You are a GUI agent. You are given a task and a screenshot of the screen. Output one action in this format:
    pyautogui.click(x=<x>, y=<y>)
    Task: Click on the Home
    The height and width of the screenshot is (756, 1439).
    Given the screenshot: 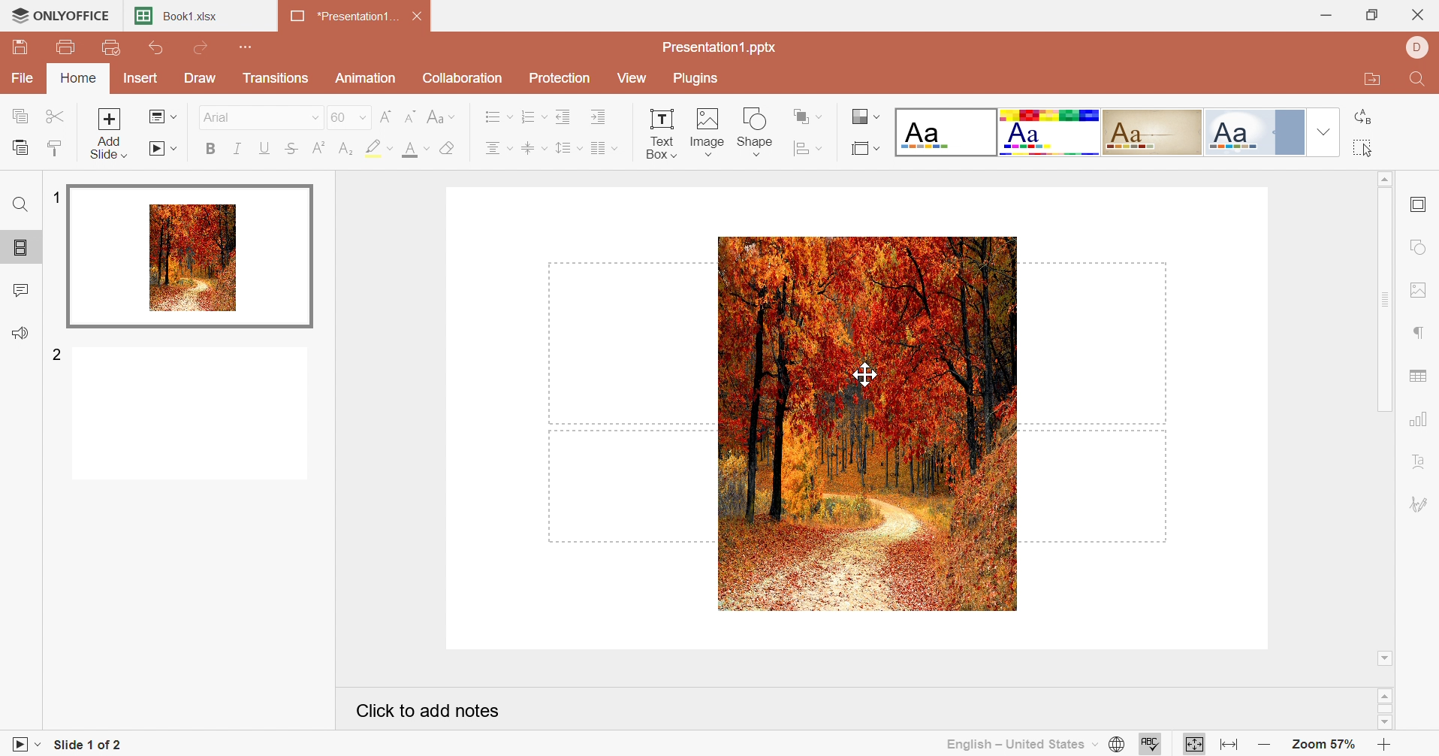 What is the action you would take?
    pyautogui.click(x=79, y=79)
    